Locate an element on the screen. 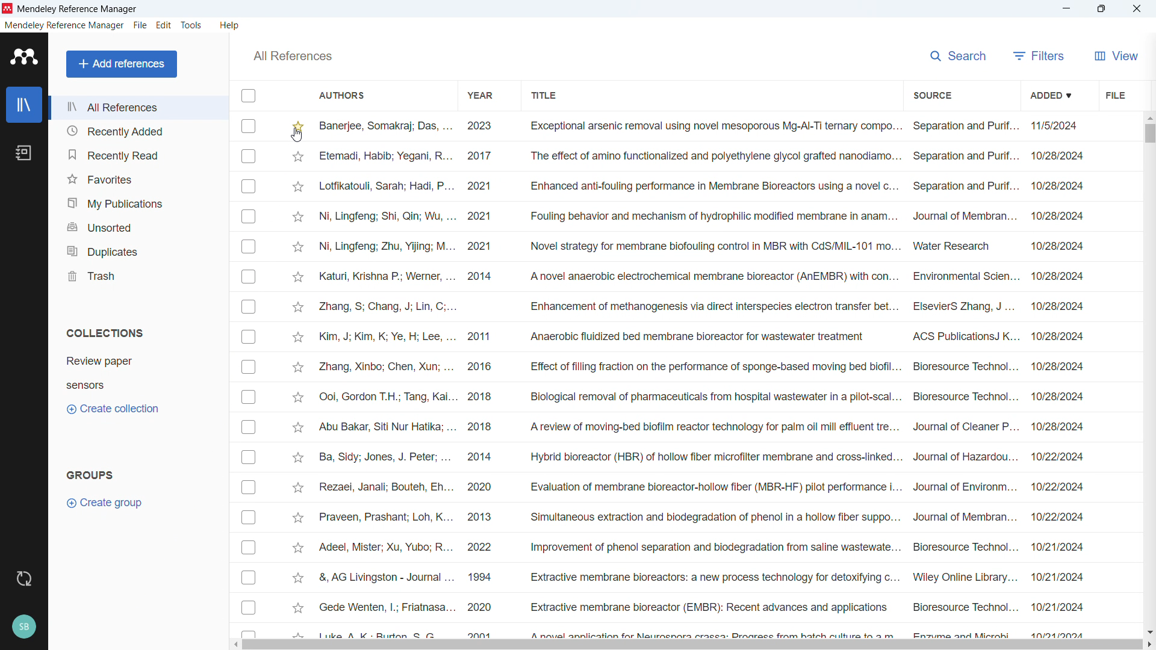 This screenshot has height=650, width=1156. Create collection  is located at coordinates (112, 409).